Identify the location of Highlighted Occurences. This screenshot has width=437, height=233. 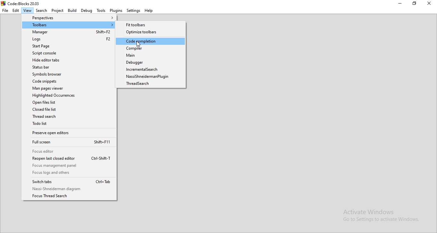
(70, 95).